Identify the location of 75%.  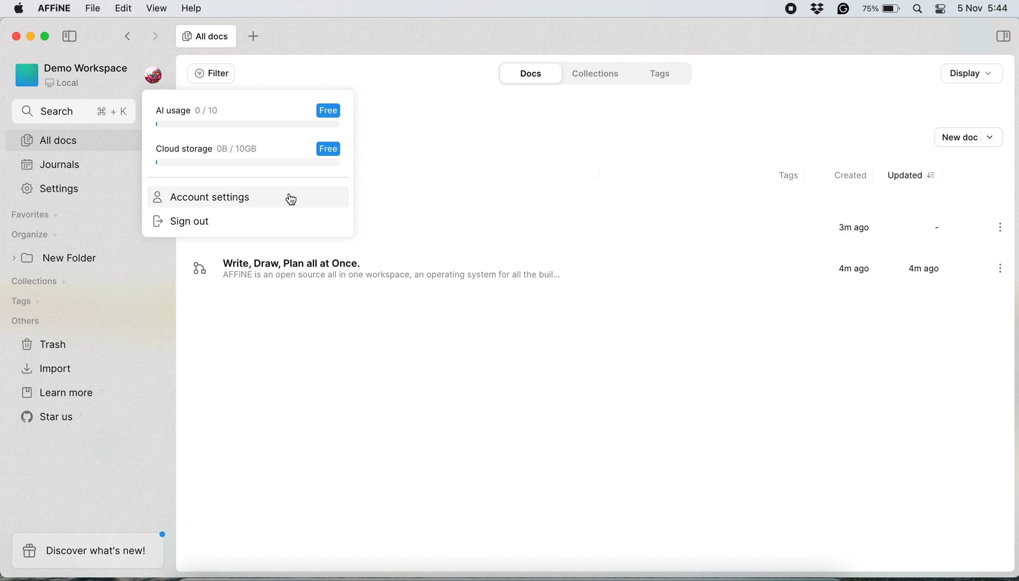
(882, 10).